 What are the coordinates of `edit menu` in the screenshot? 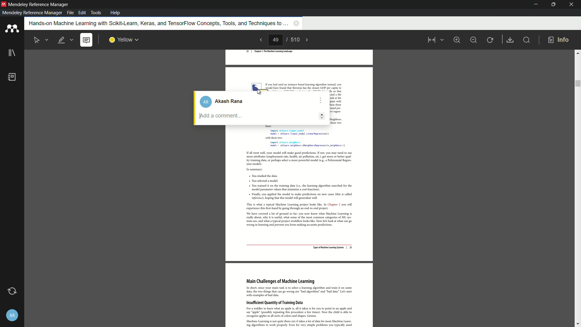 It's located at (82, 13).